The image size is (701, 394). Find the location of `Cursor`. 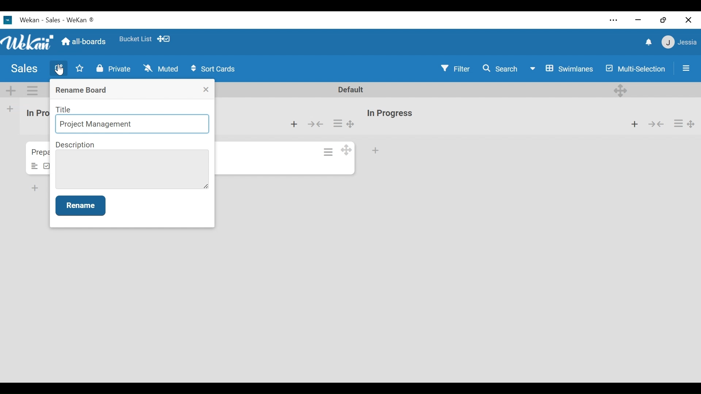

Cursor is located at coordinates (60, 70).